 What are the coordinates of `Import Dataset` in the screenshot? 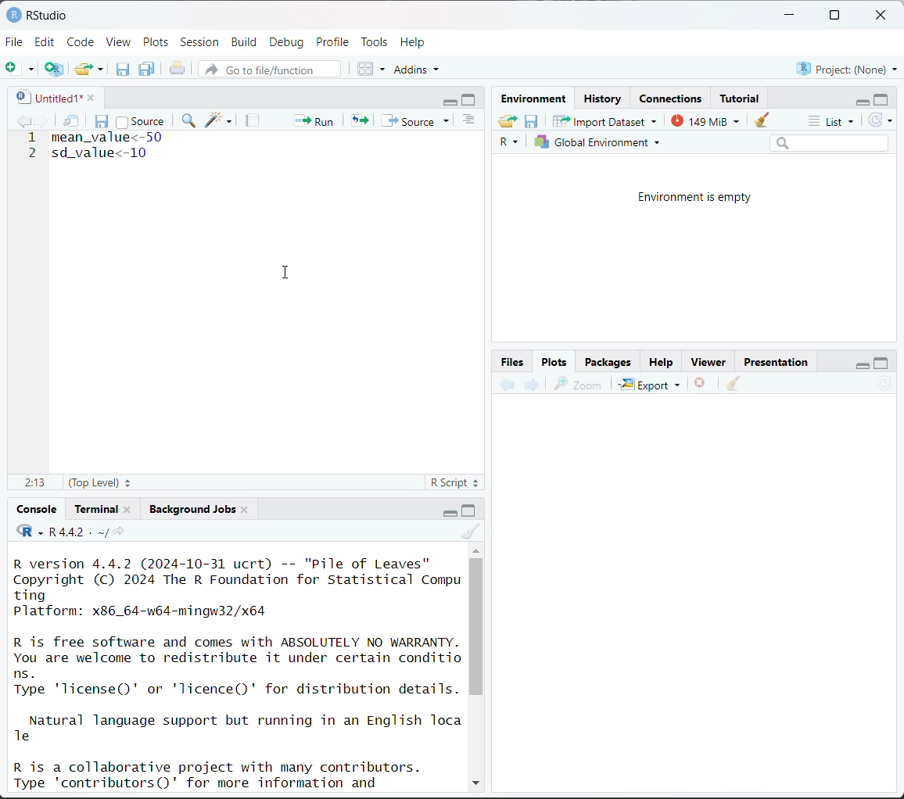 It's located at (605, 120).